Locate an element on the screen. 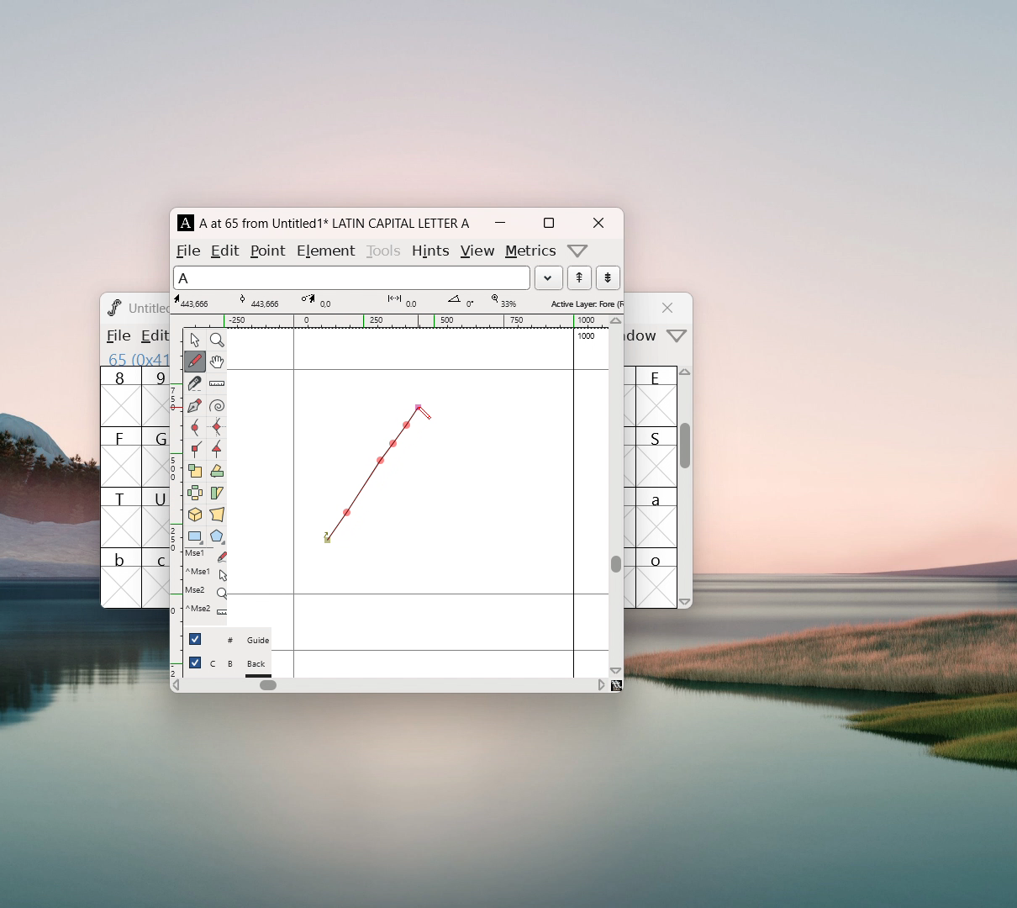 Image resolution: width=1017 pixels, height=908 pixels. tools is located at coordinates (385, 249).